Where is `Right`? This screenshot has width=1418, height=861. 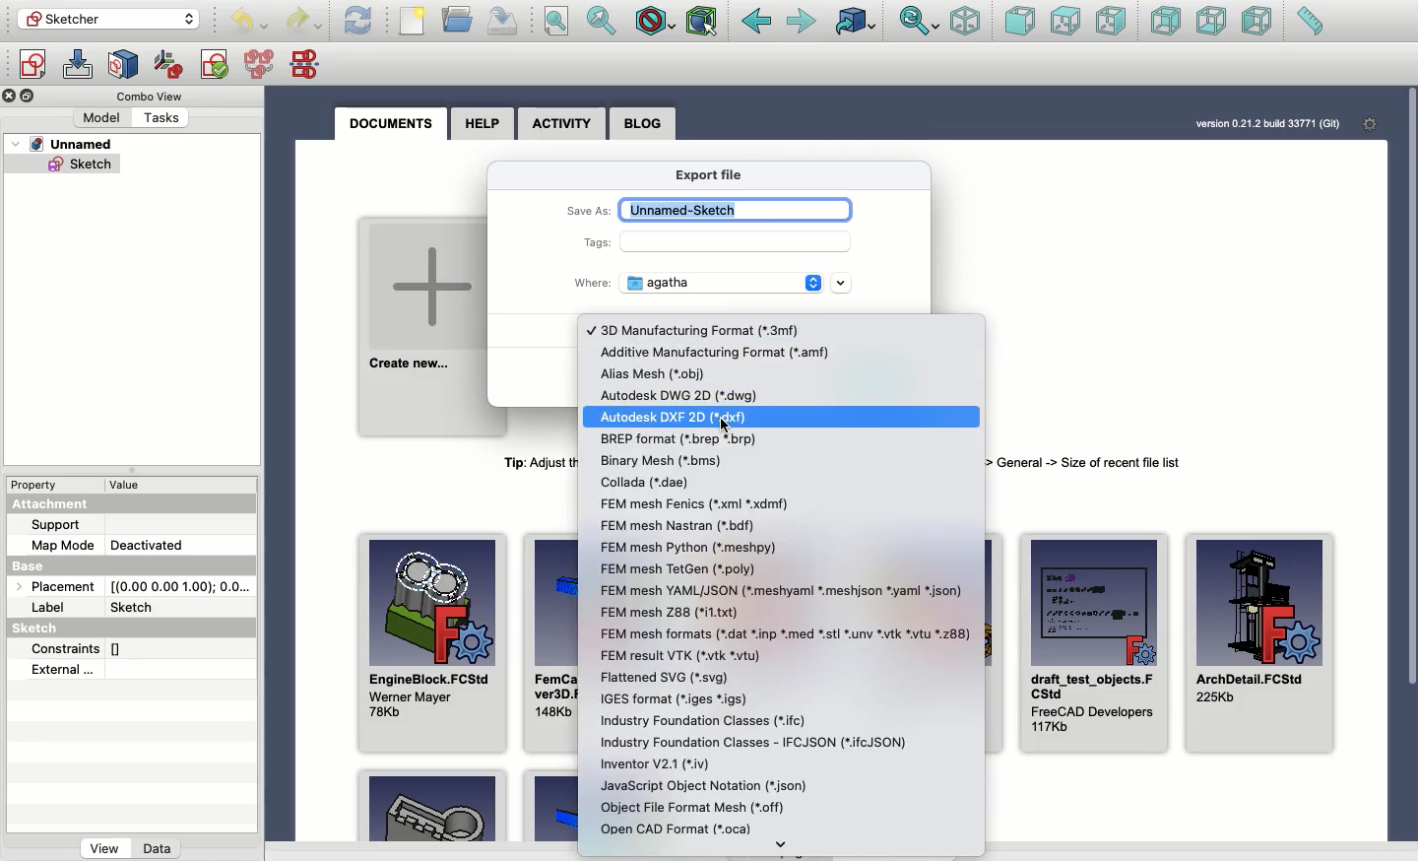 Right is located at coordinates (1111, 21).